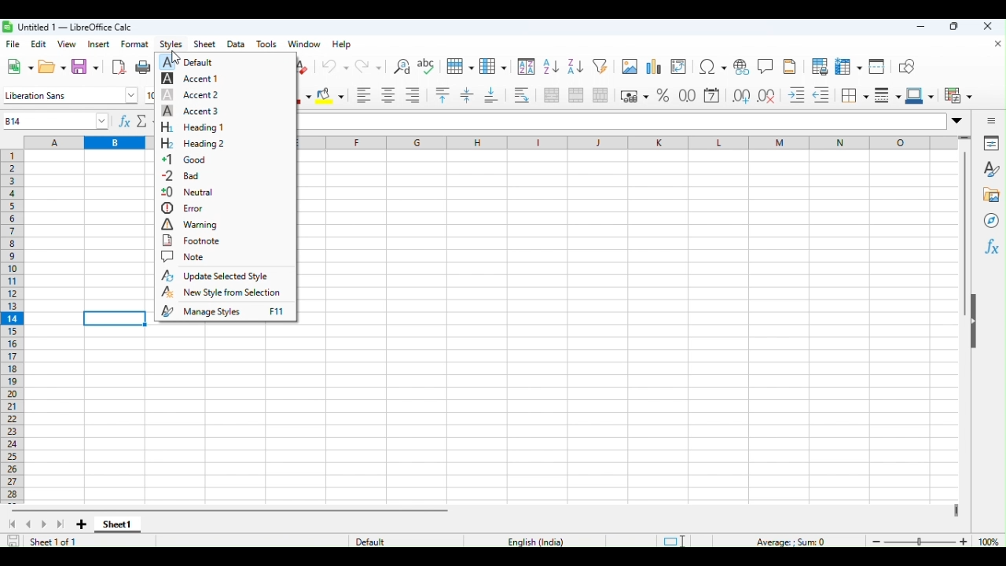 The width and height of the screenshot is (1006, 566). What do you see at coordinates (905, 68) in the screenshot?
I see `Show draw function` at bounding box center [905, 68].